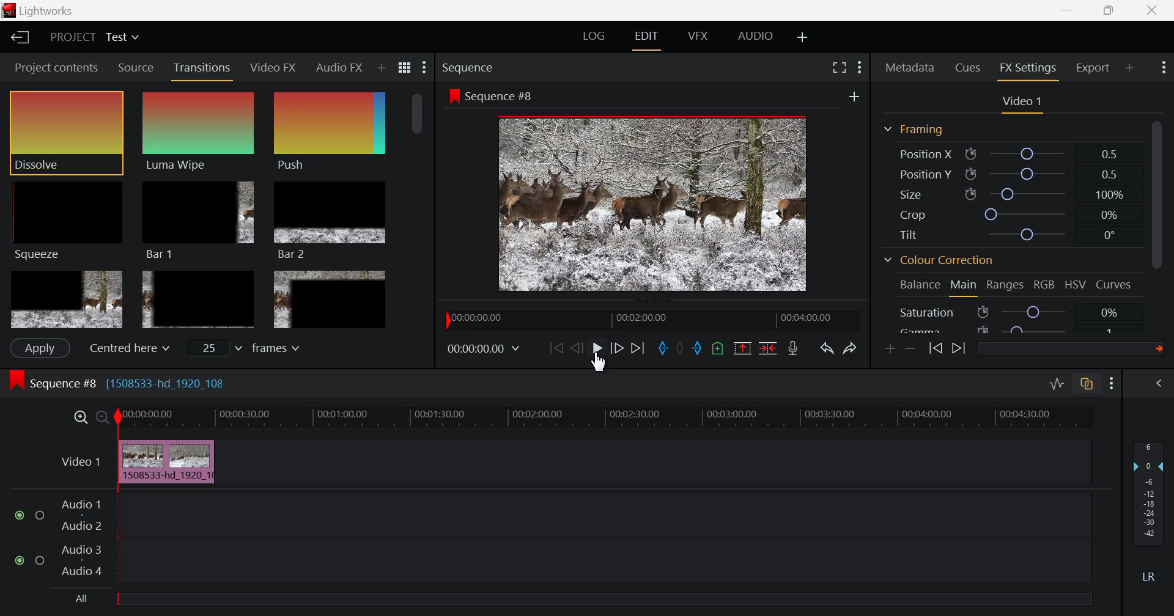  What do you see at coordinates (594, 38) in the screenshot?
I see `LOG` at bounding box center [594, 38].